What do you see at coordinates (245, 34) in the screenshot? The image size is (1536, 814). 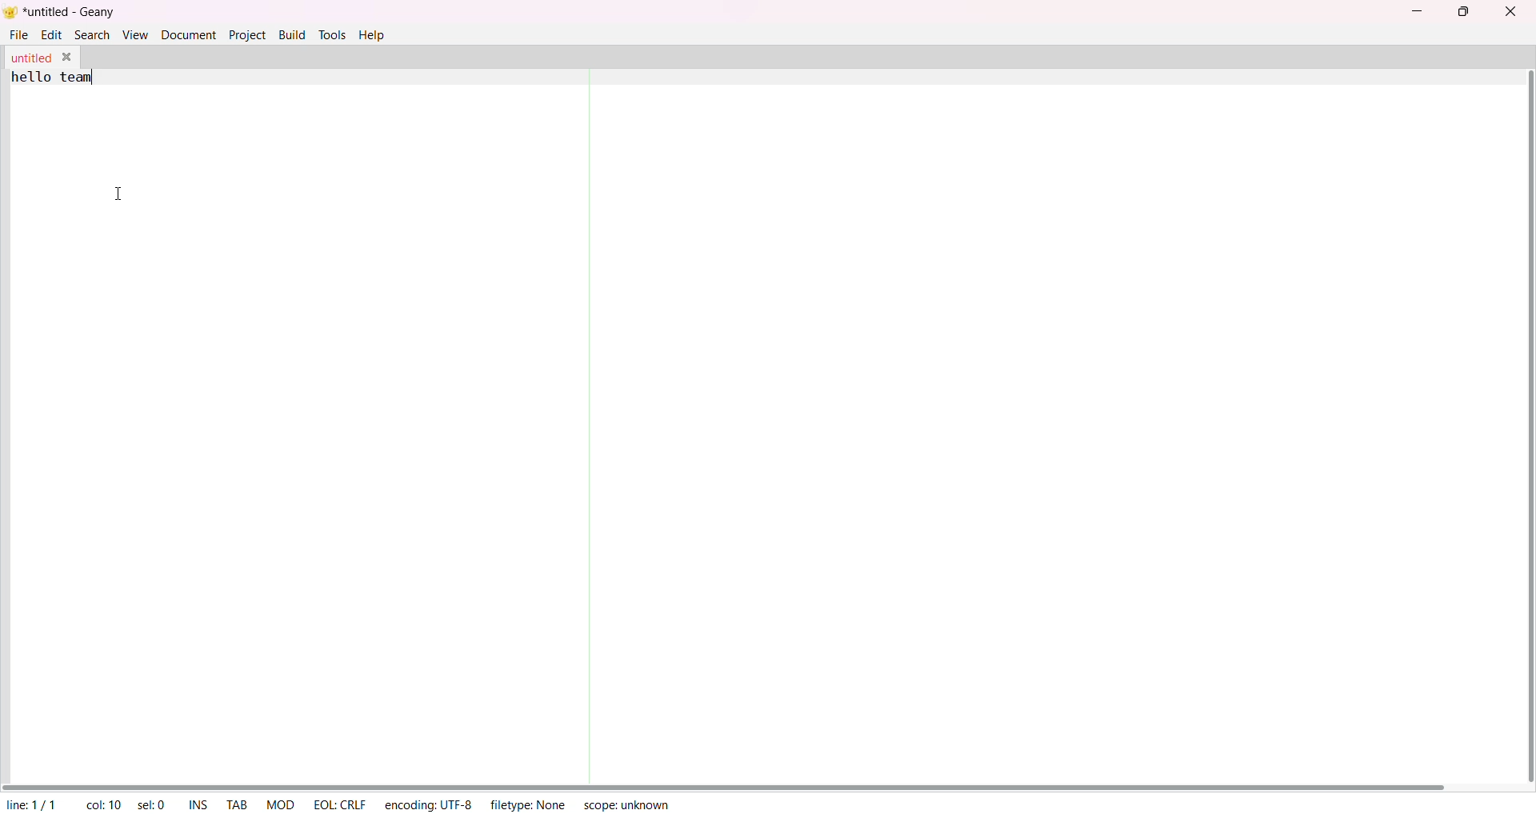 I see `project` at bounding box center [245, 34].